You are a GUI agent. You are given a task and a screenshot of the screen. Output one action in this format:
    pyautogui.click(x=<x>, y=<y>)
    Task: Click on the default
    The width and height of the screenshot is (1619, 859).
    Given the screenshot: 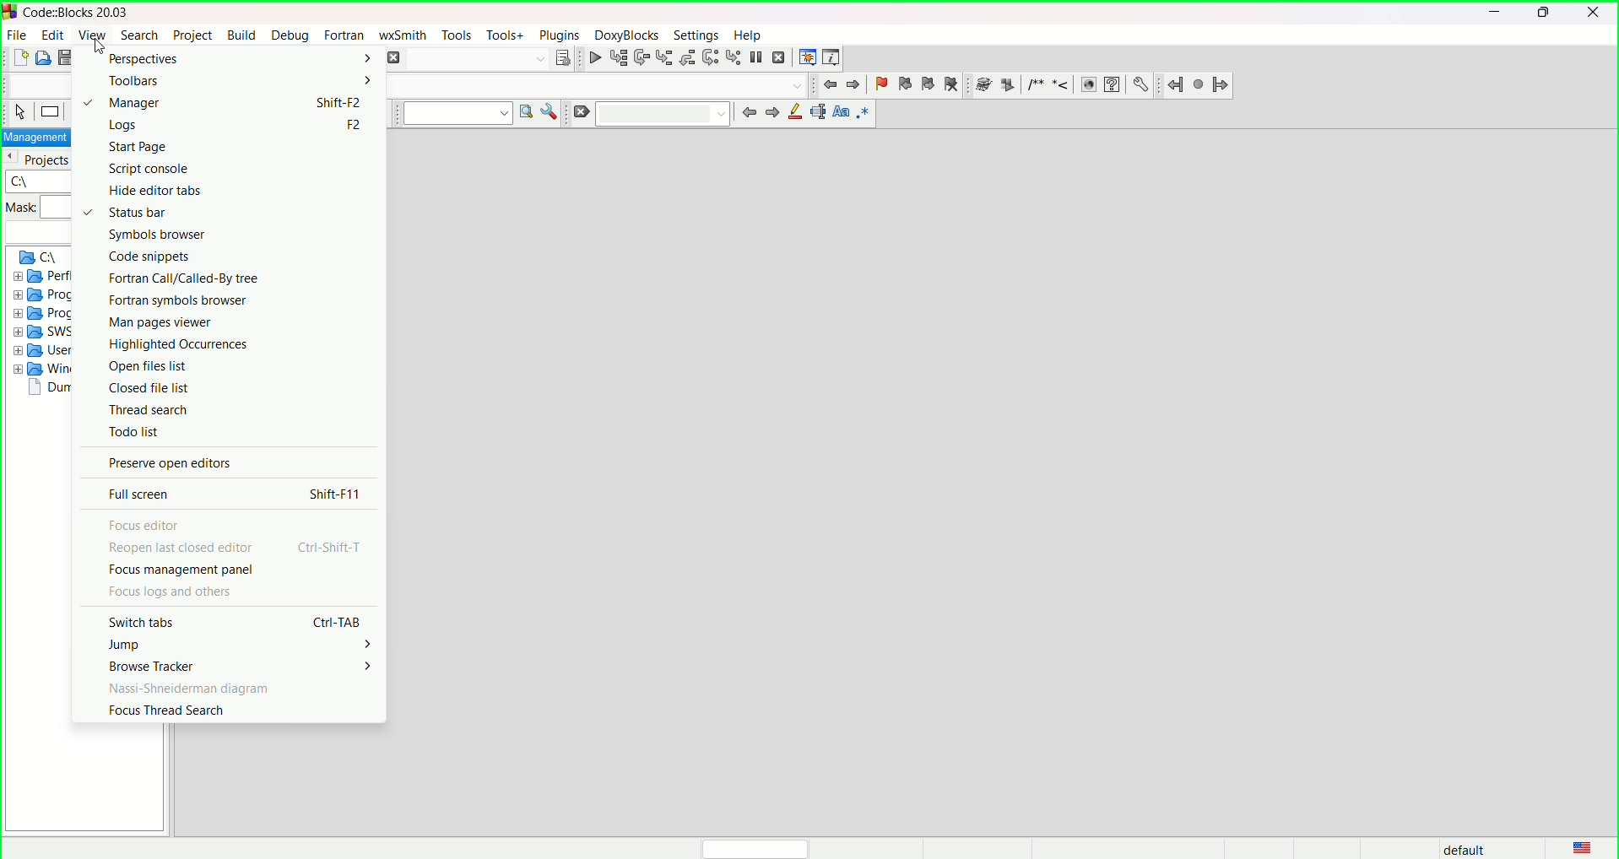 What is the action you would take?
    pyautogui.click(x=1459, y=848)
    